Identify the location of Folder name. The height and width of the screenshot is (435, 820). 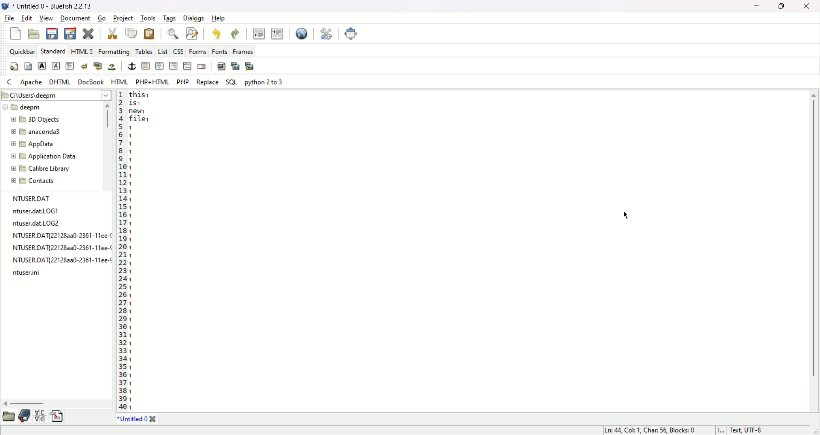
(22, 107).